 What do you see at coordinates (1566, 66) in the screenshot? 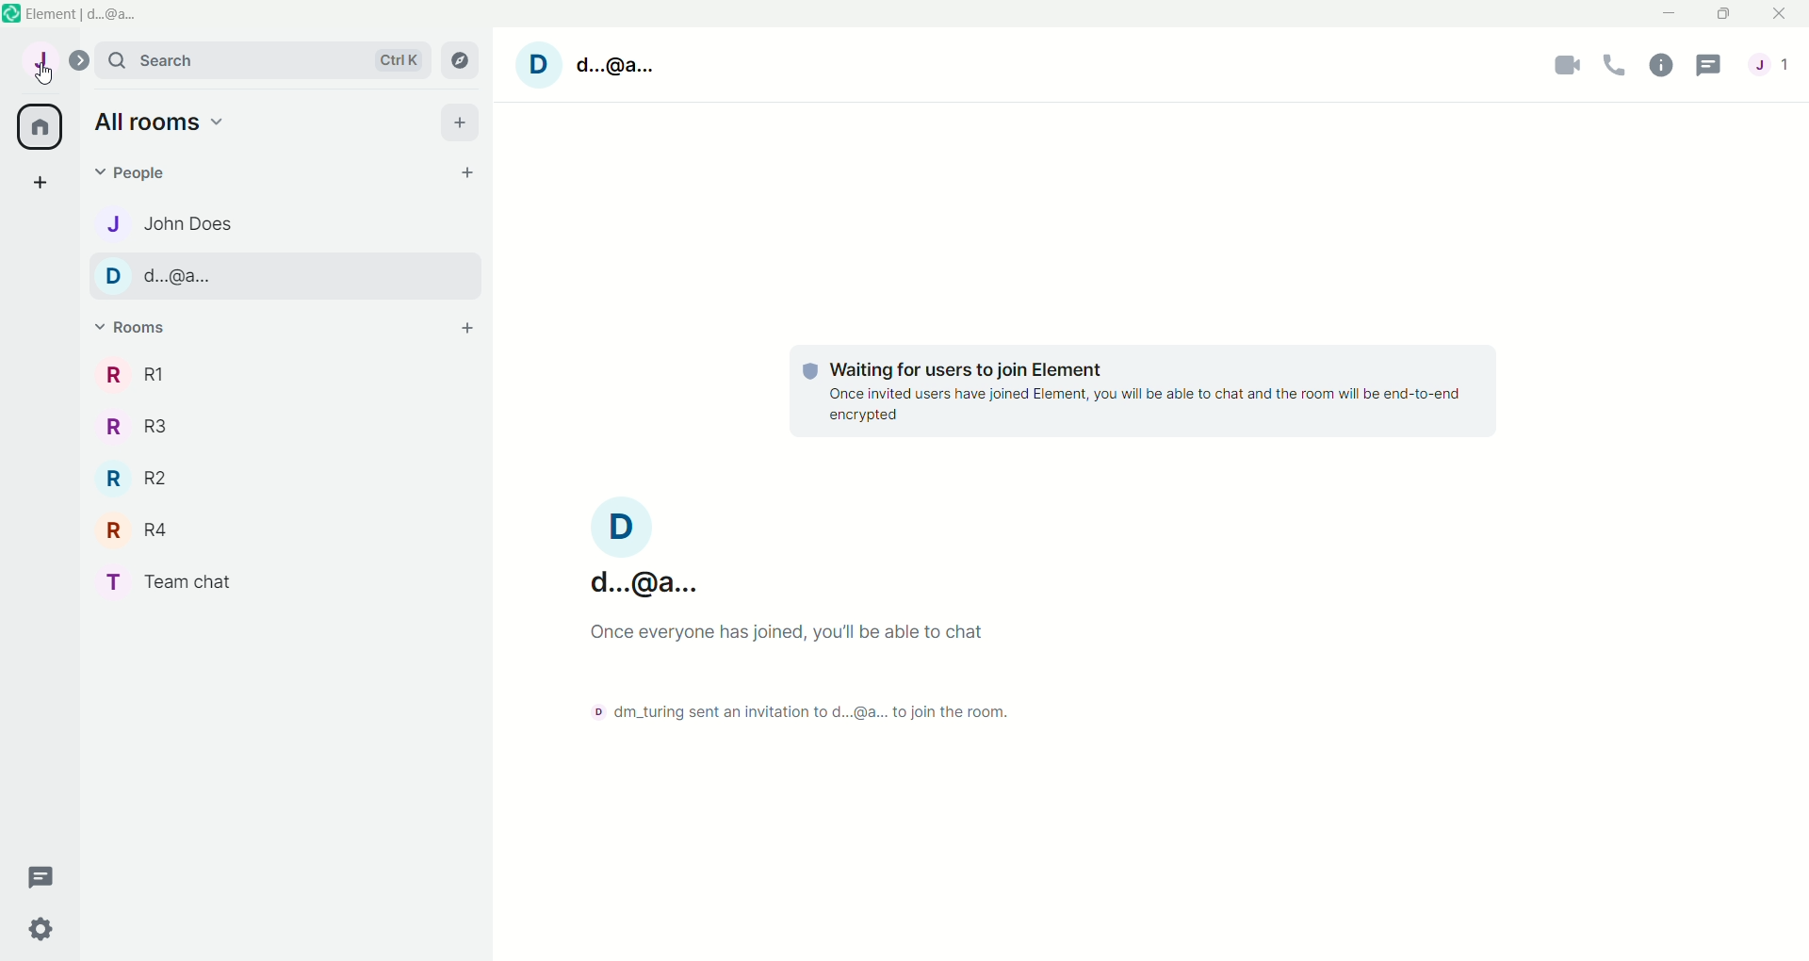
I see `video call` at bounding box center [1566, 66].